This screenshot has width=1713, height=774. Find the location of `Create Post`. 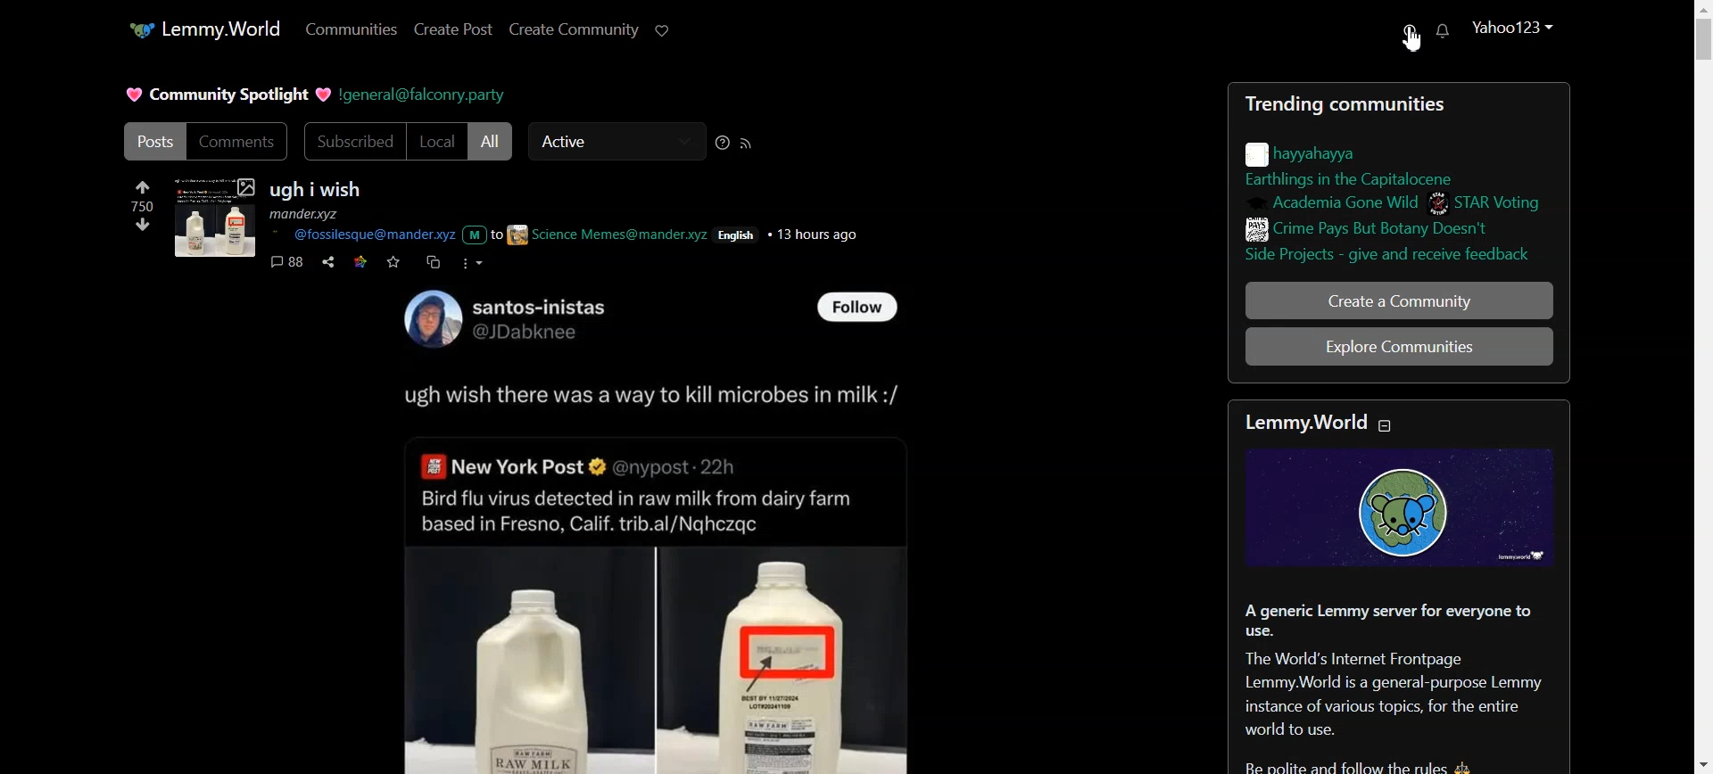

Create Post is located at coordinates (452, 29).